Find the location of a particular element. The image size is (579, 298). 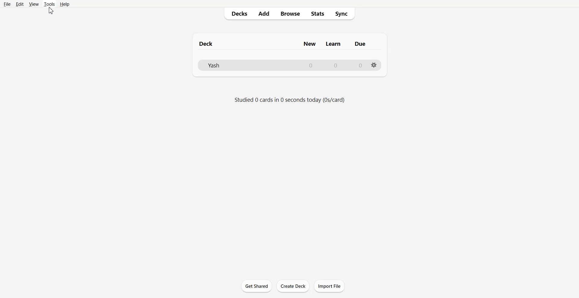

Browse is located at coordinates (290, 14).